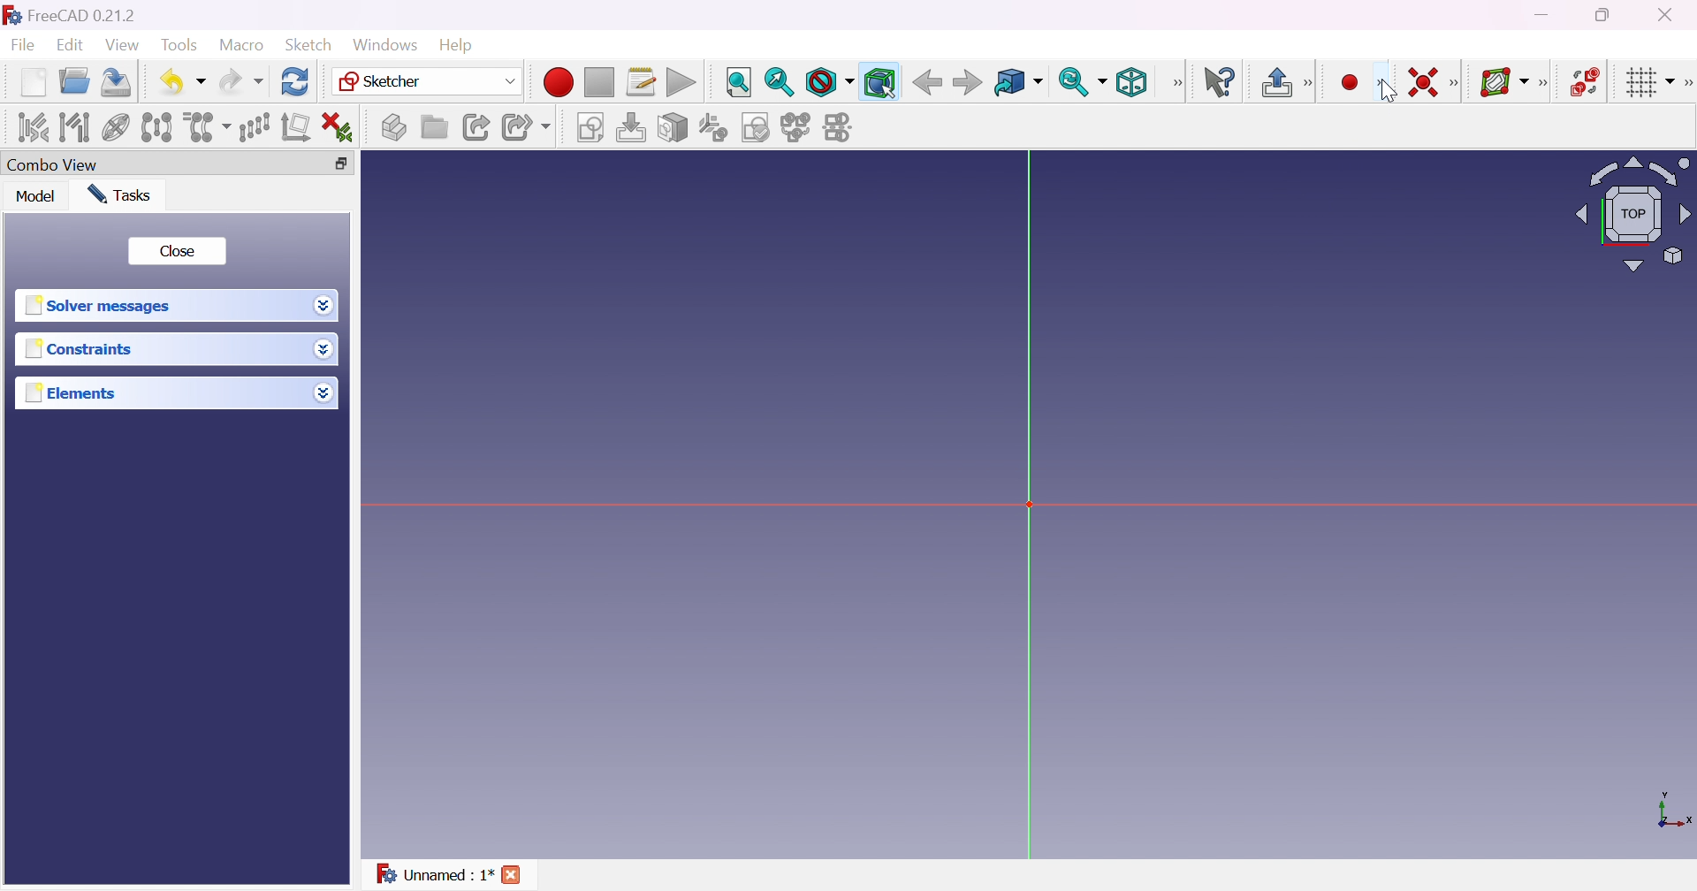 The image size is (1697, 891). Describe the element at coordinates (967, 83) in the screenshot. I see `Forward` at that location.